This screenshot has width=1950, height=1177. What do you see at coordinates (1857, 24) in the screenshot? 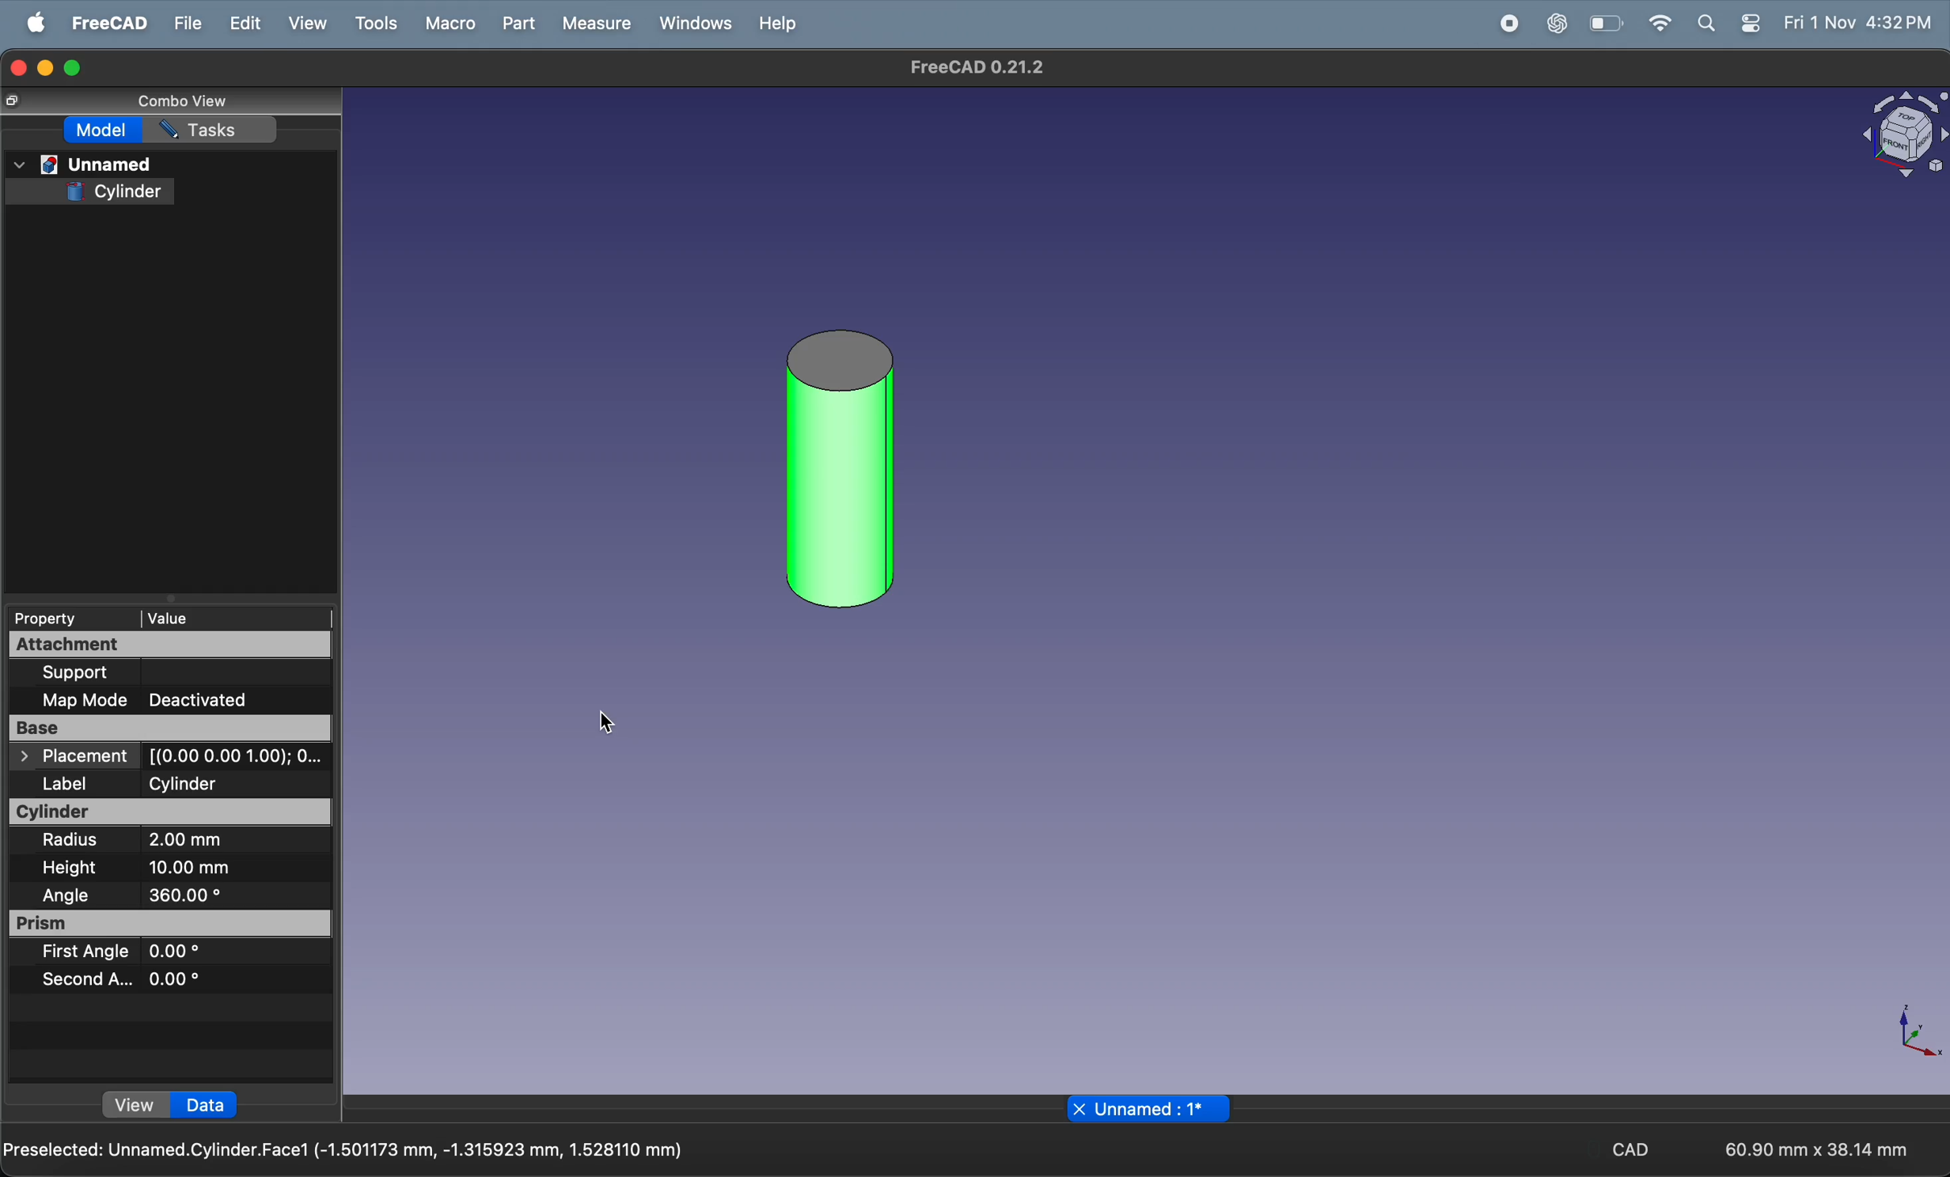
I see `Fri 1 Nov 4:32 PM` at bounding box center [1857, 24].